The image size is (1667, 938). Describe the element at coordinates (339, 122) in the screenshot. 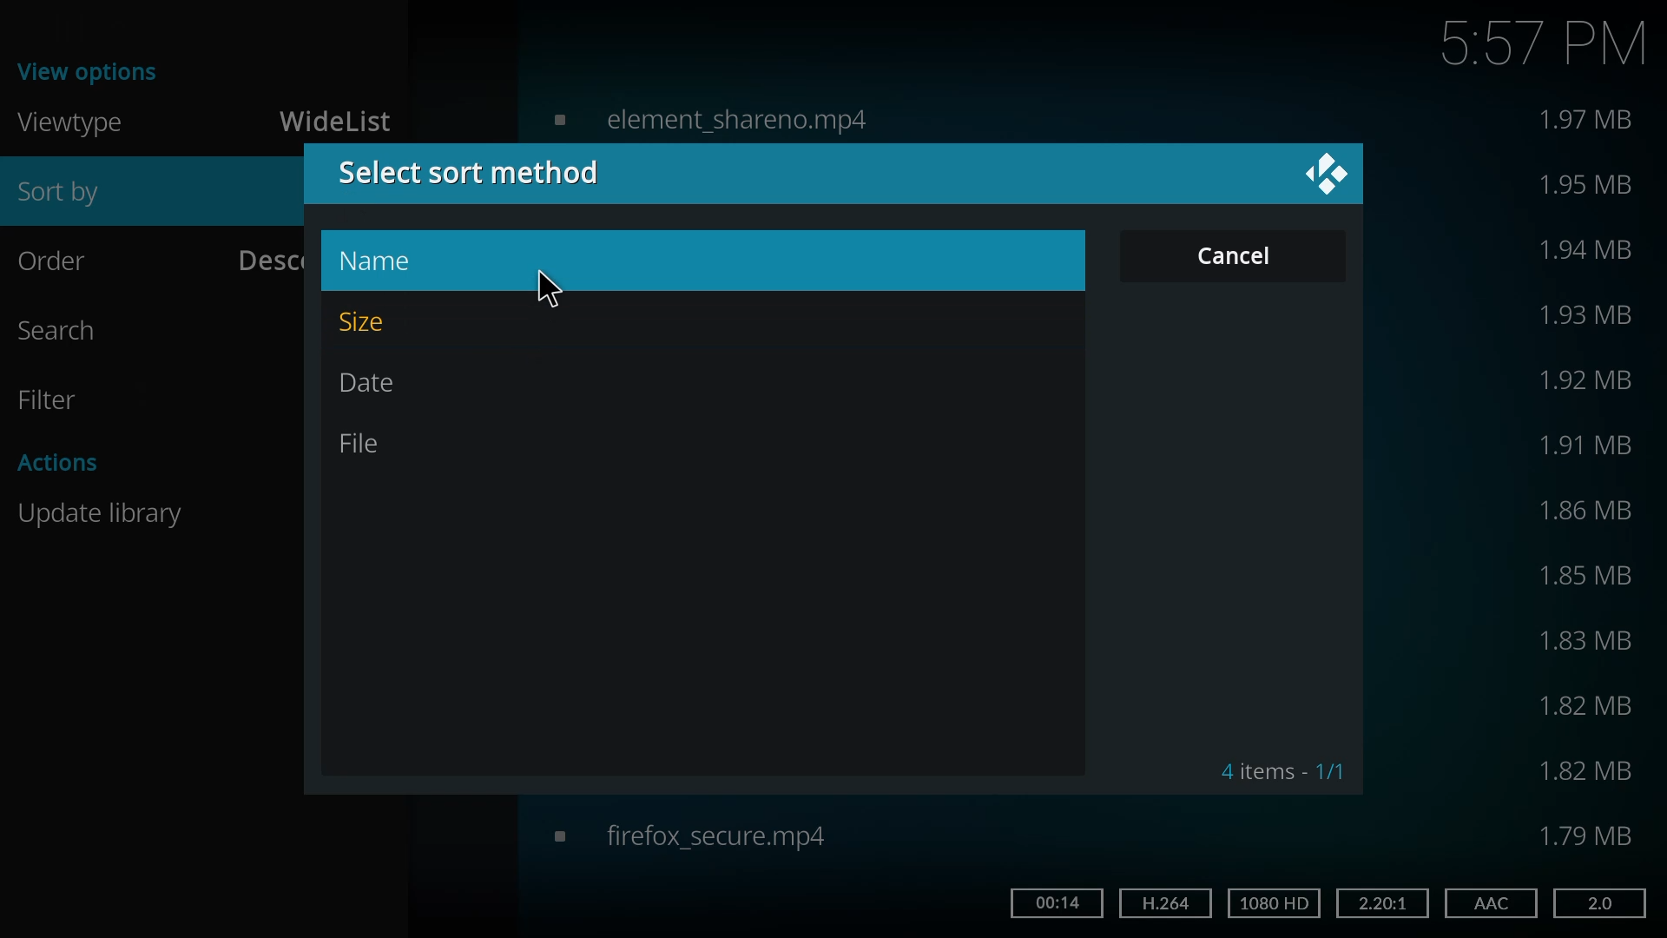

I see `widelist` at that location.